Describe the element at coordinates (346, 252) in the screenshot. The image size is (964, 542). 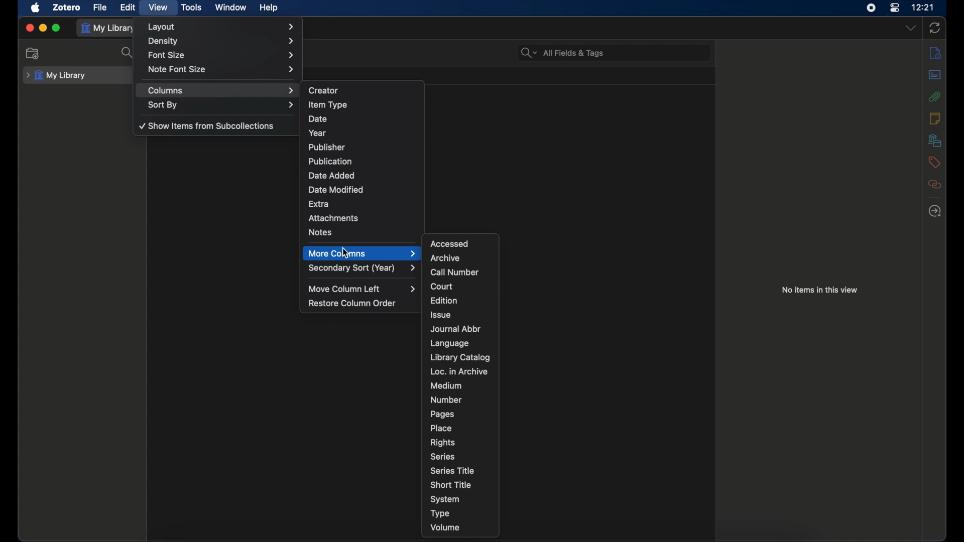
I see `cursor` at that location.